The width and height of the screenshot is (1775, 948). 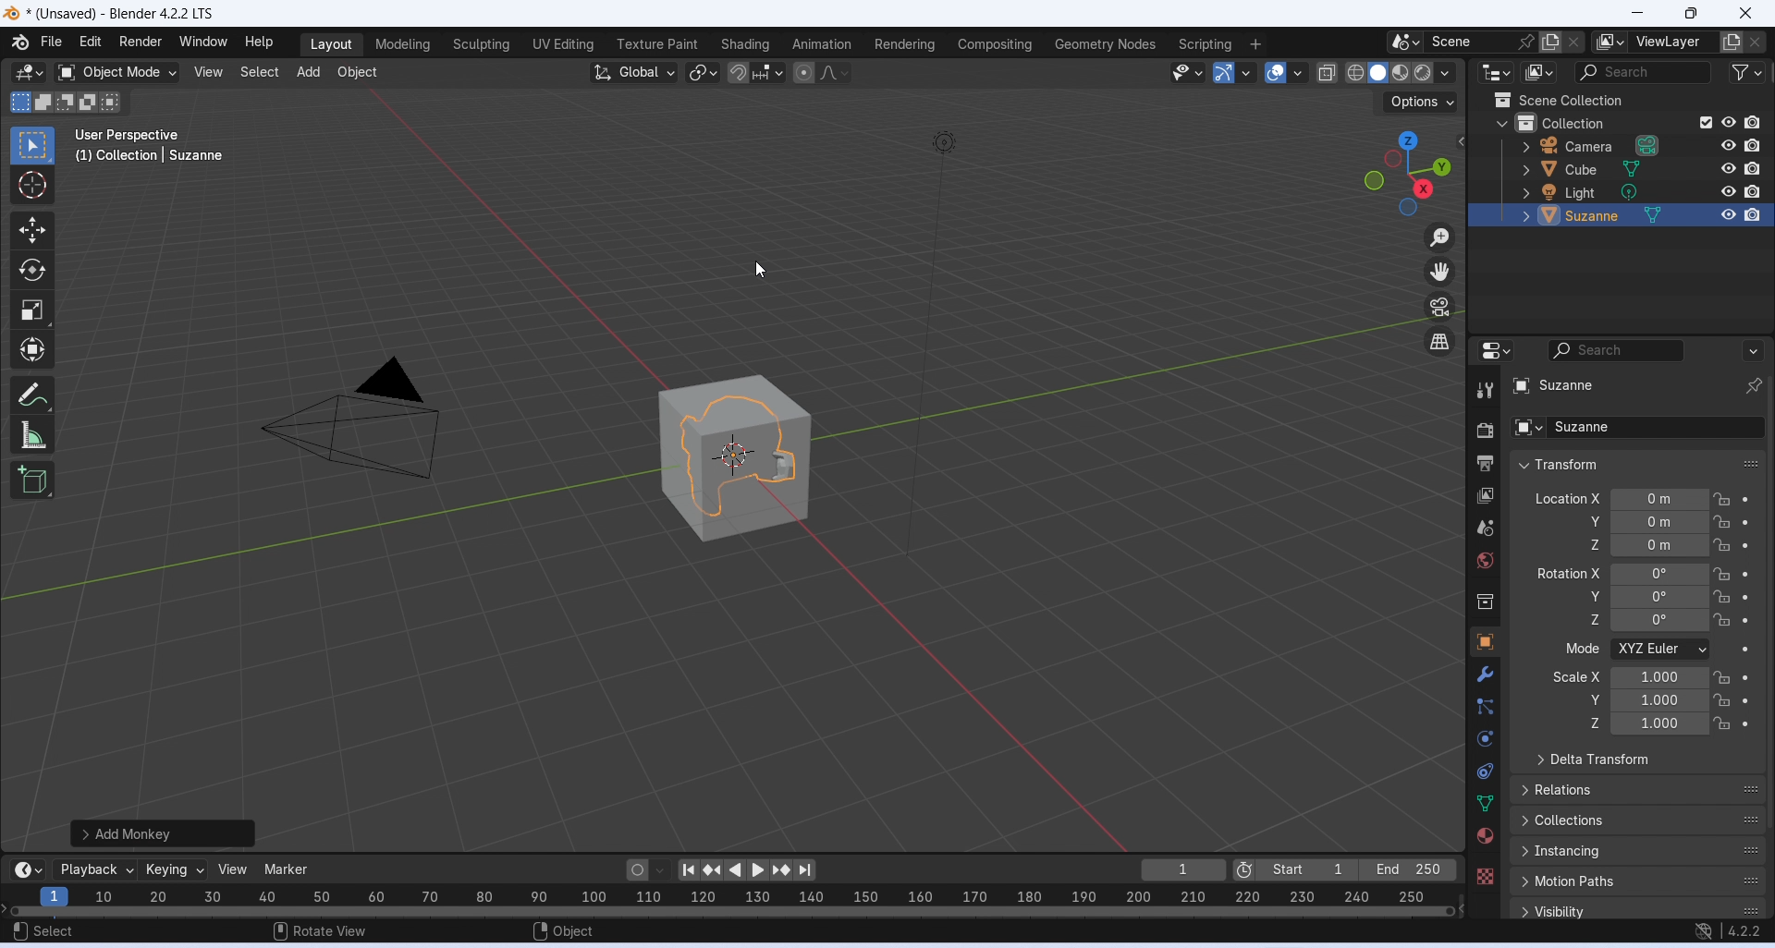 What do you see at coordinates (736, 871) in the screenshot?
I see `play animation` at bounding box center [736, 871].